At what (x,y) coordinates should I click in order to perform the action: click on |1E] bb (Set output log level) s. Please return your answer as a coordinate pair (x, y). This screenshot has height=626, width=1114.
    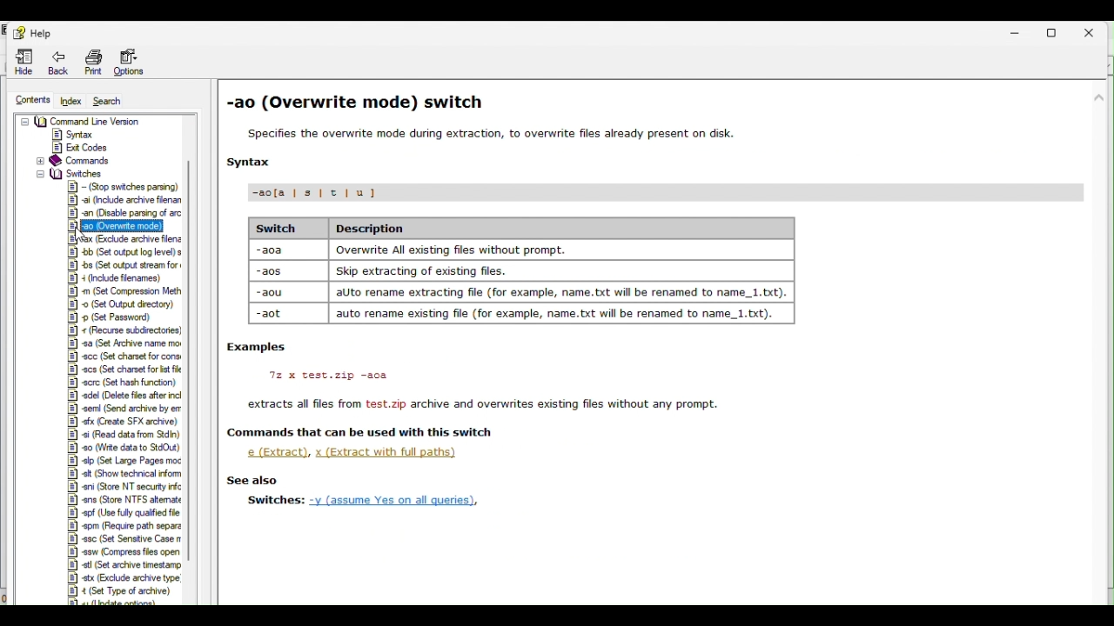
    Looking at the image, I should click on (119, 251).